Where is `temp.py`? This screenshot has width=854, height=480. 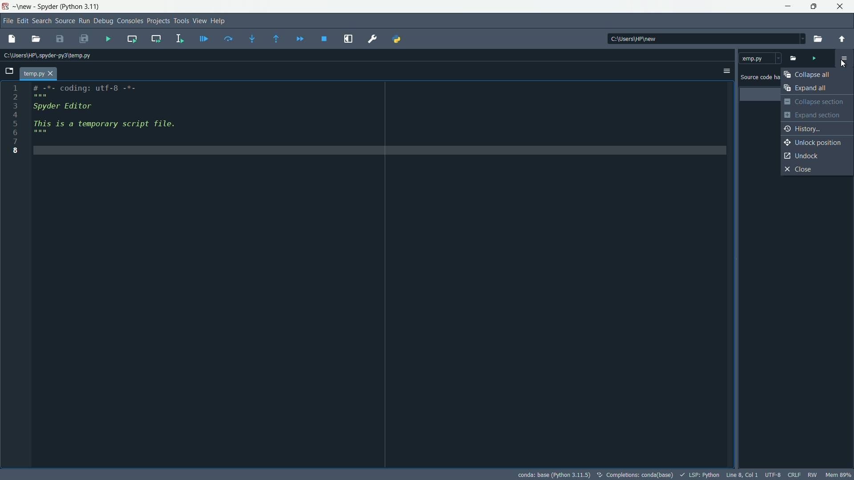
temp.py is located at coordinates (760, 58).